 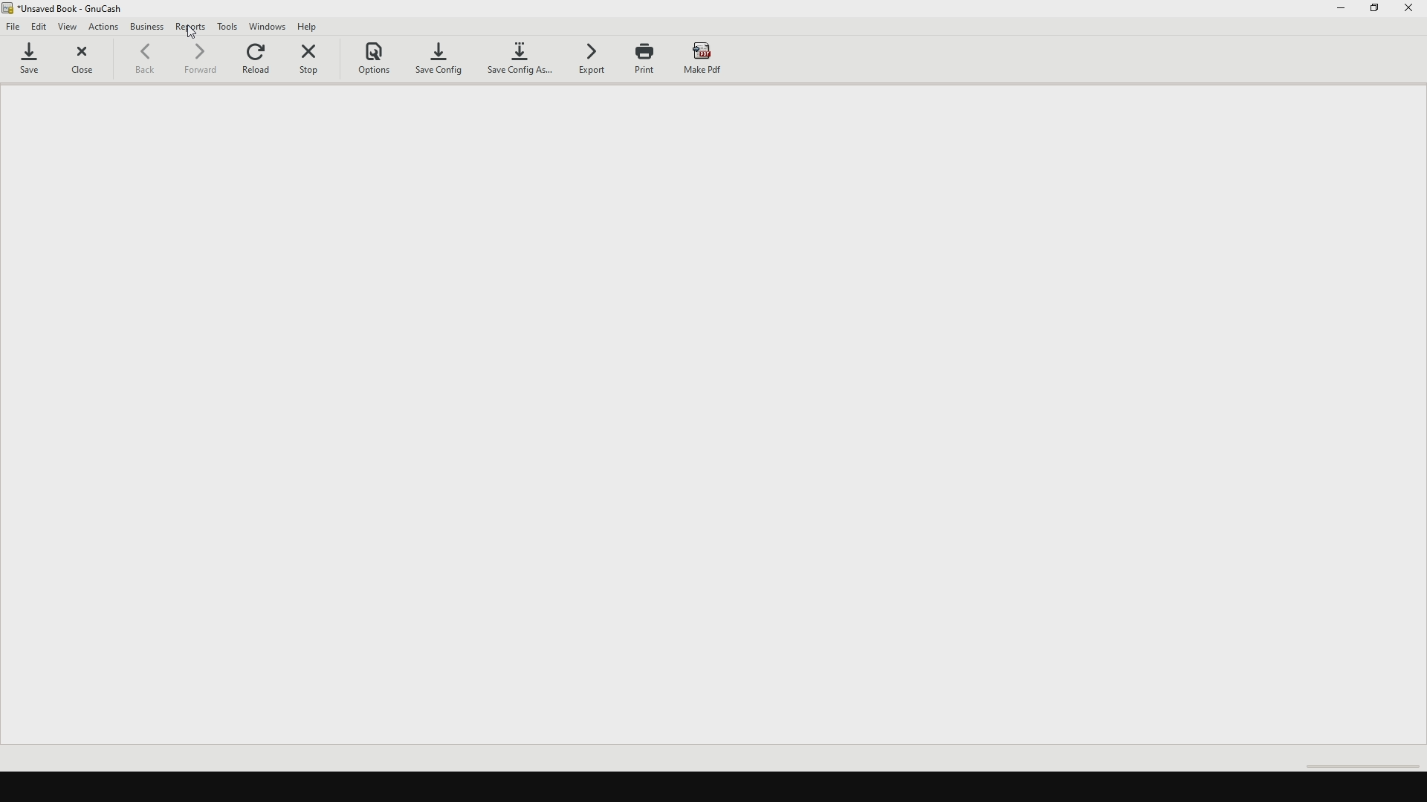 I want to click on close, so click(x=88, y=62).